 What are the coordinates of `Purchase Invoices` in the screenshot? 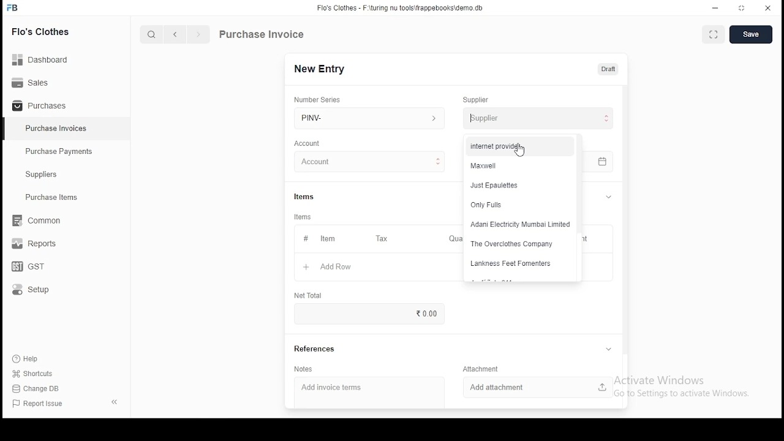 It's located at (58, 129).